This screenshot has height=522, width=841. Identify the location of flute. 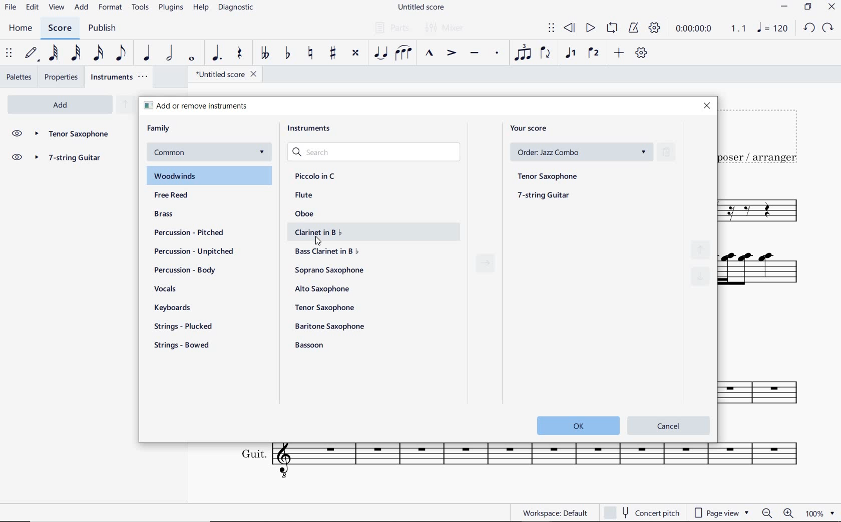
(304, 194).